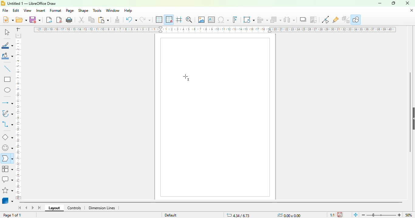  I want to click on file, so click(5, 10).